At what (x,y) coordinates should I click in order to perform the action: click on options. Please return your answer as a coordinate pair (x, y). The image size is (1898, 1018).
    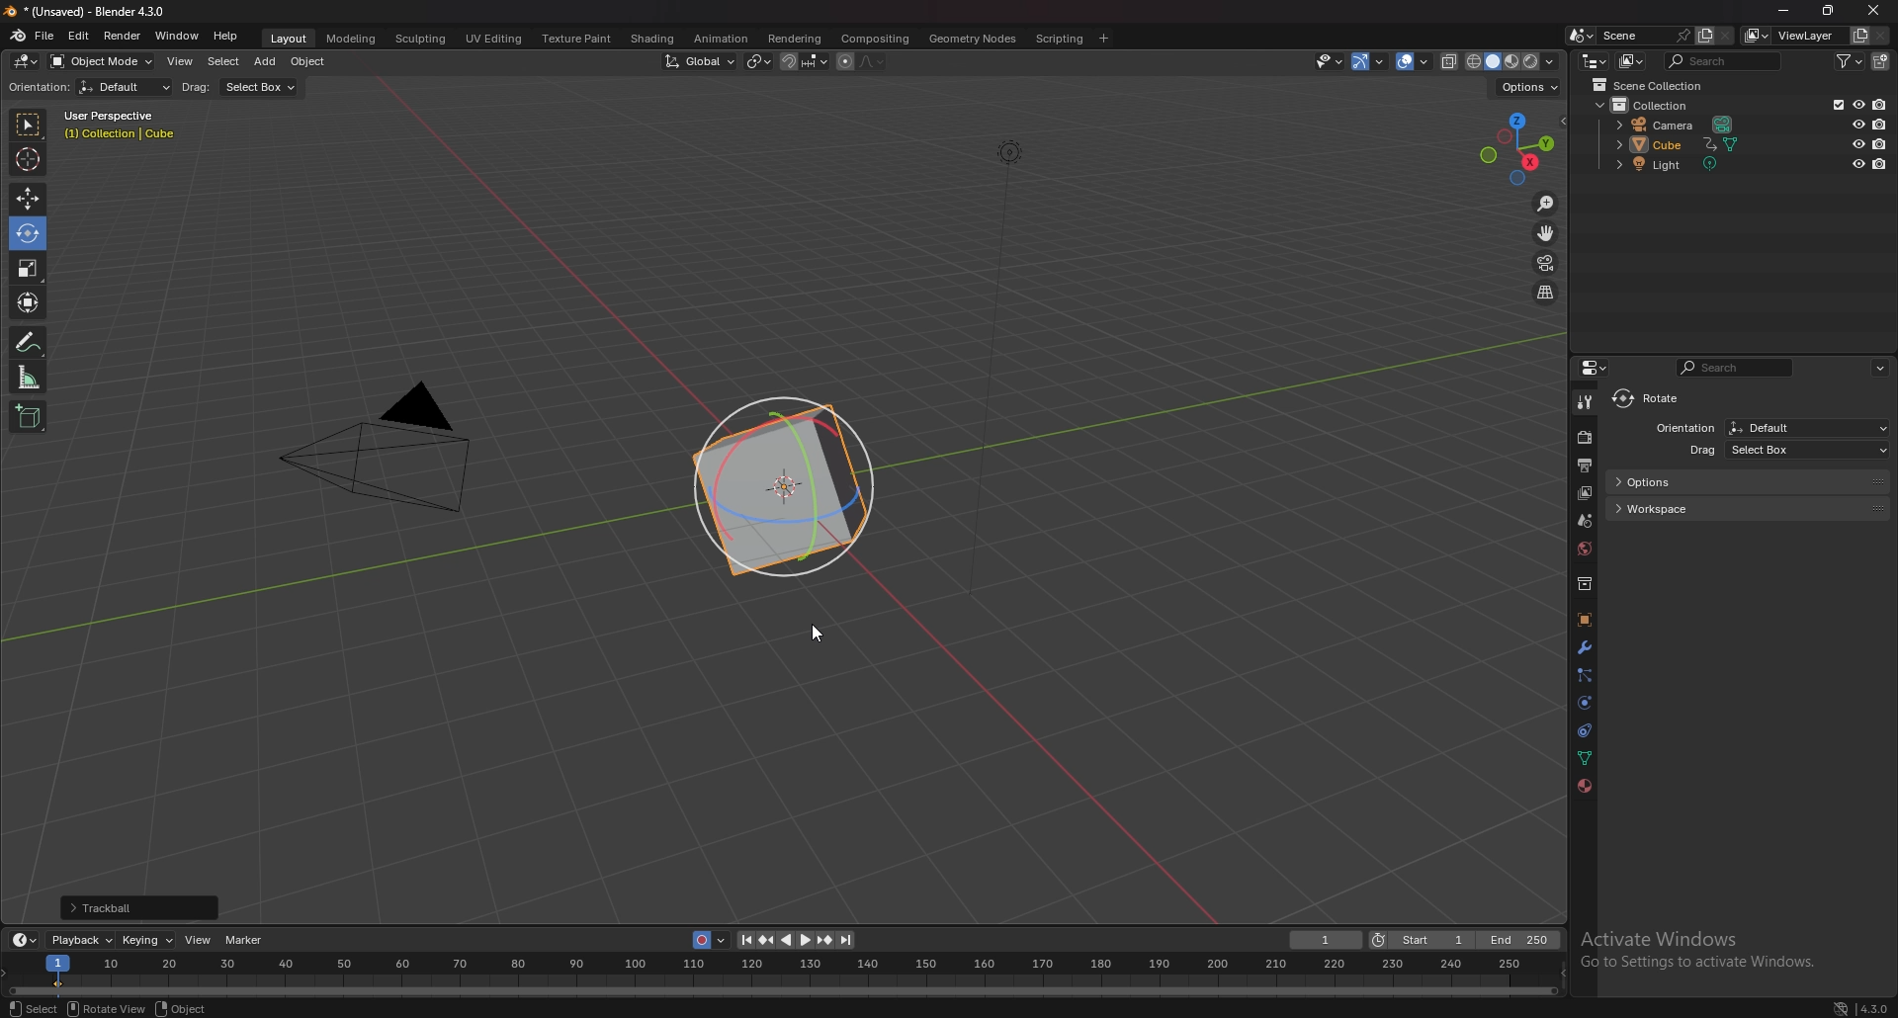
    Looking at the image, I should click on (1750, 483).